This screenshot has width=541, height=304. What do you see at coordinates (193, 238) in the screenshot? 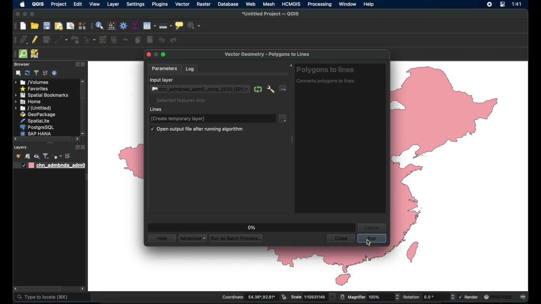
I see `advanced` at bounding box center [193, 238].